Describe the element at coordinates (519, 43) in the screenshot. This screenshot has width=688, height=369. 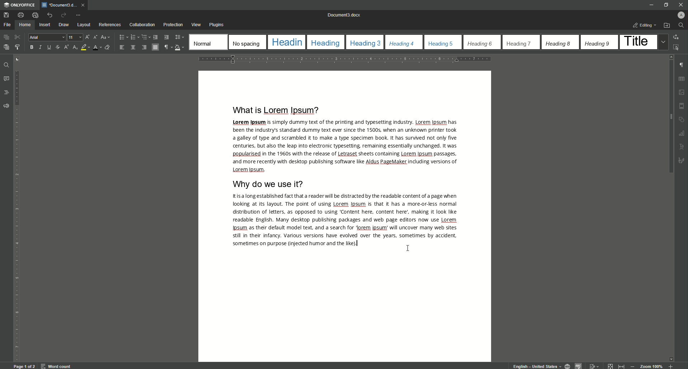
I see `Heading 7` at that location.